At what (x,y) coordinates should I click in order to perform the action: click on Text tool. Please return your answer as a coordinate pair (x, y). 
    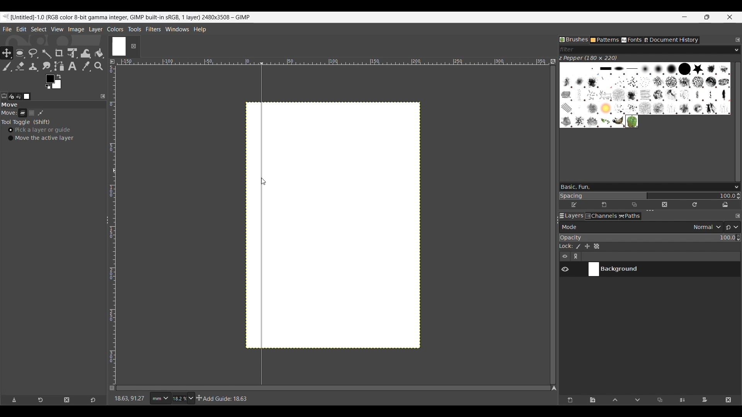
    Looking at the image, I should click on (73, 66).